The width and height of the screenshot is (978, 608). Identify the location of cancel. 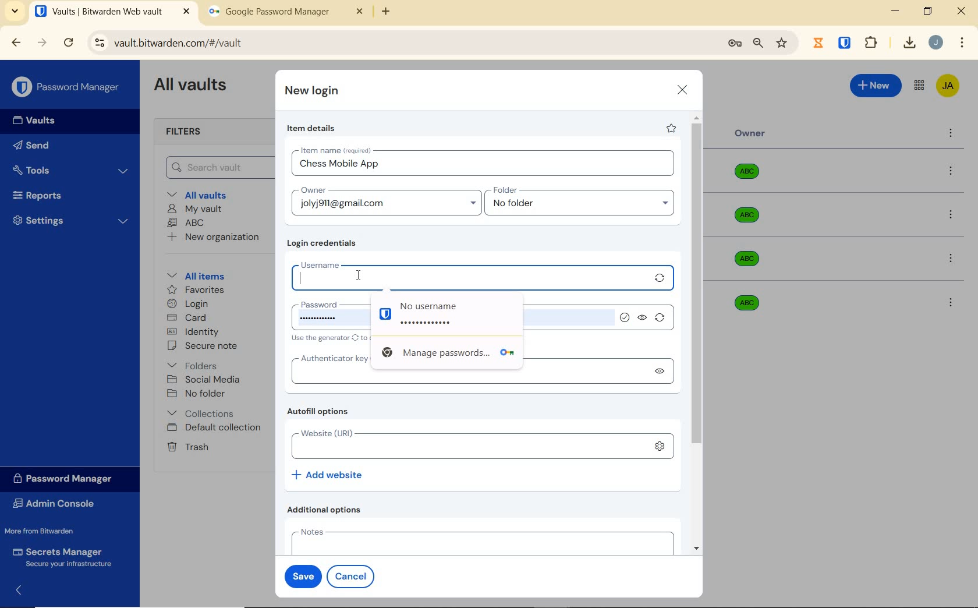
(353, 576).